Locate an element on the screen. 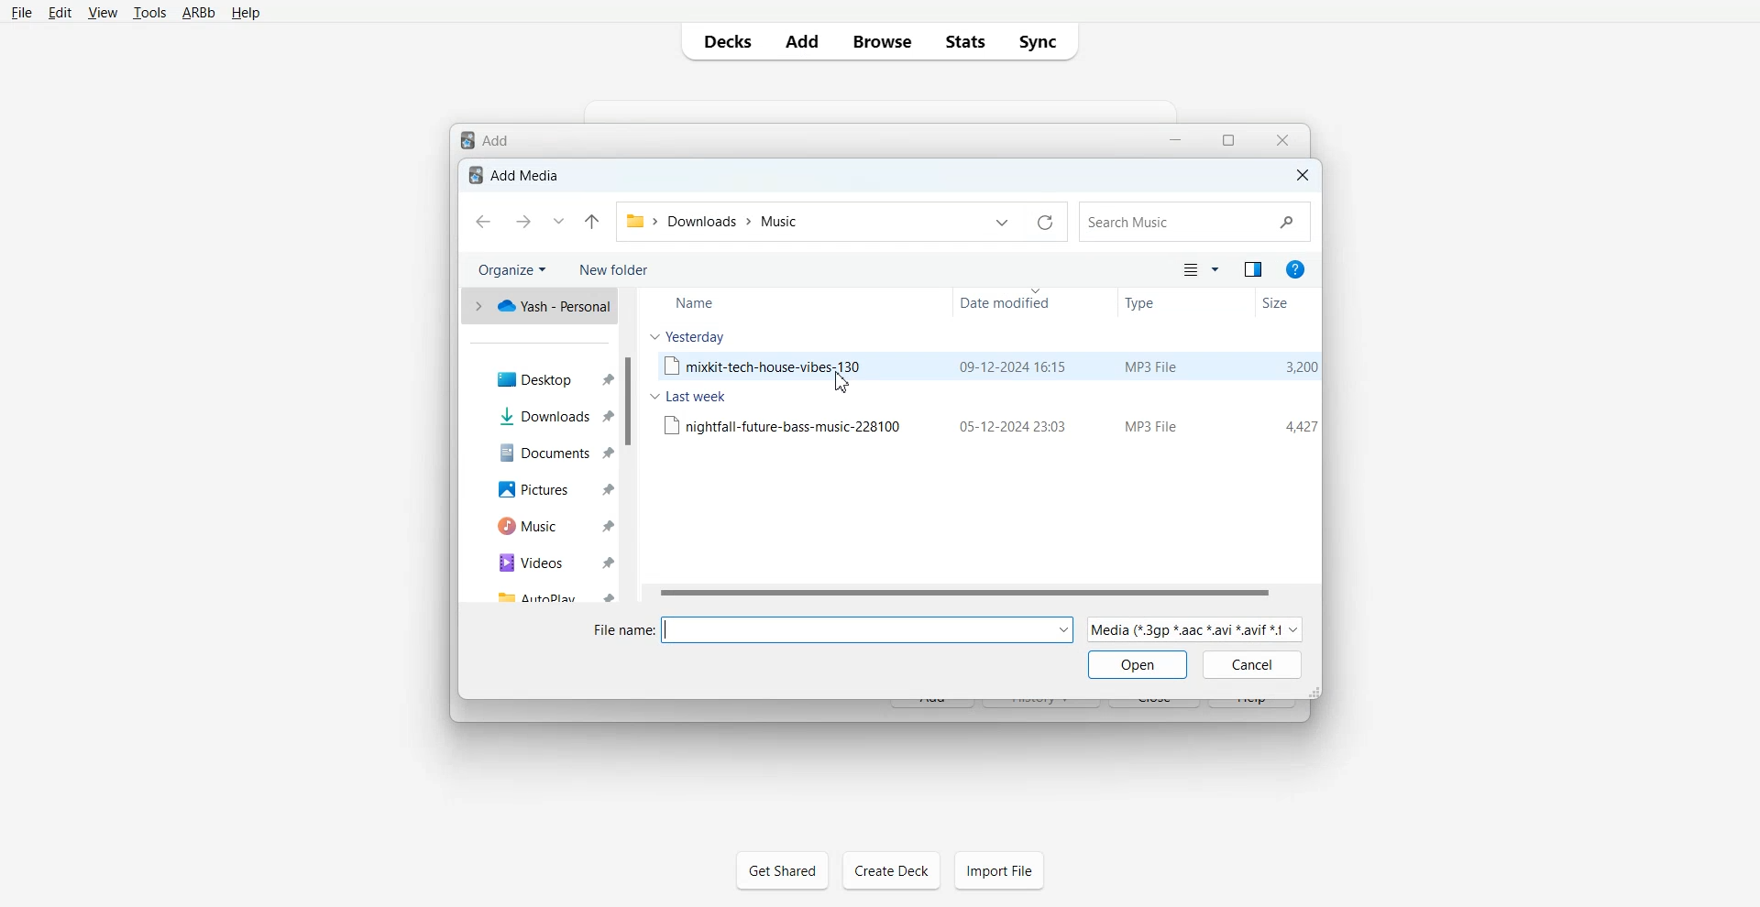 Image resolution: width=1760 pixels, height=907 pixels. Change of view is located at coordinates (1199, 270).